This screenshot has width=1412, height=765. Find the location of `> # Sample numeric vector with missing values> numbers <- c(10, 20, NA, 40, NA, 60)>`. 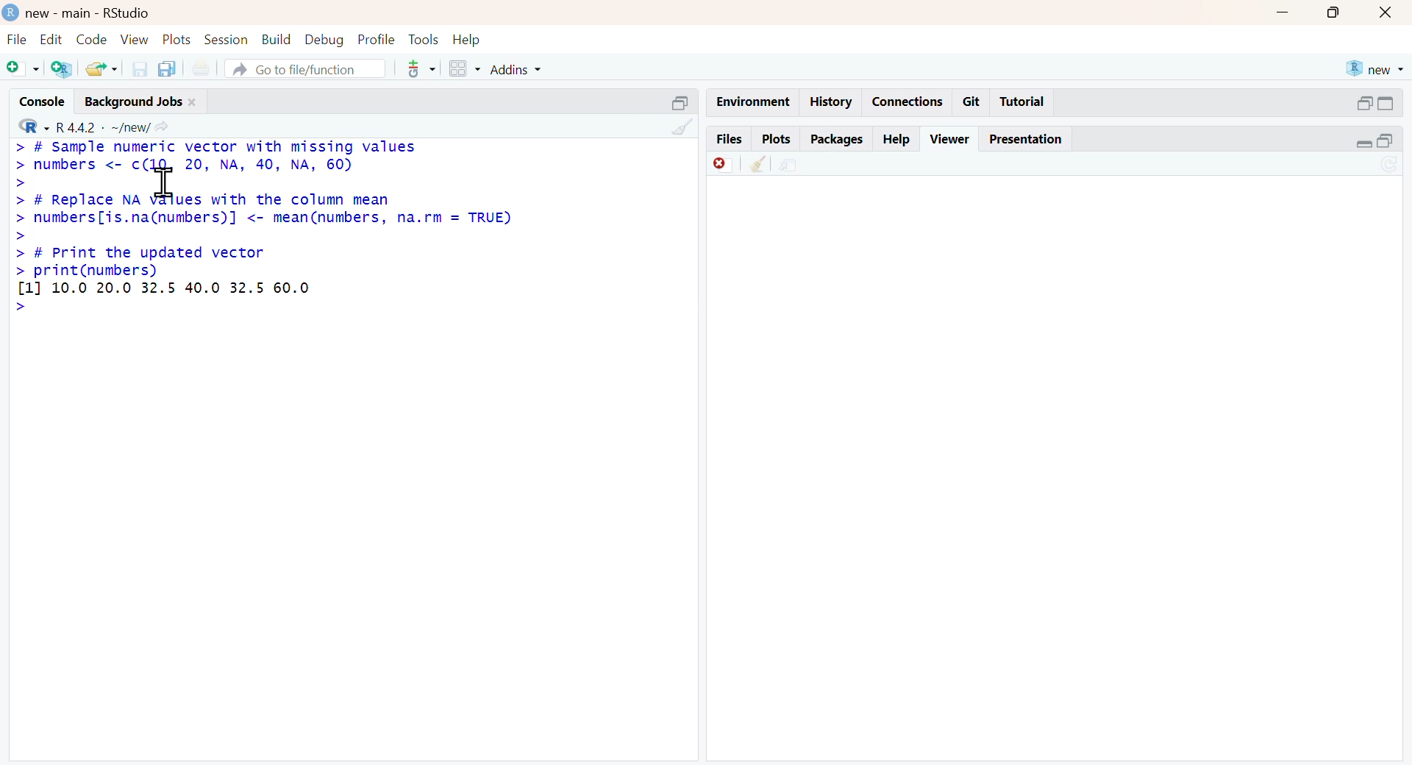

> # Sample numeric vector with missing values> numbers <- c(10, 20, NA, 40, NA, 60)> is located at coordinates (215, 165).